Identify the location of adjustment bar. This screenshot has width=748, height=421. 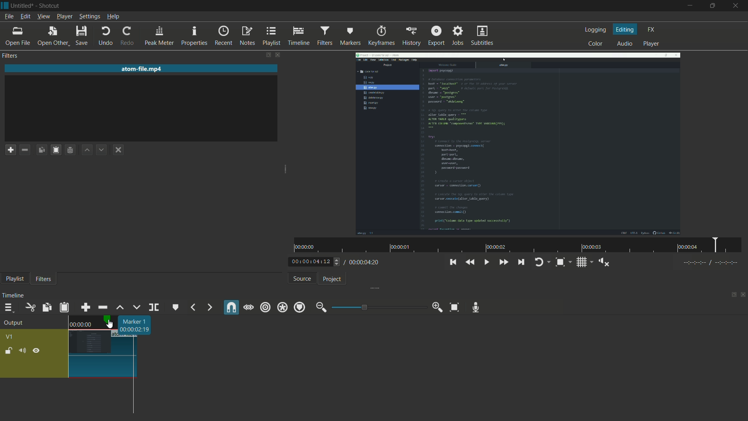
(377, 308).